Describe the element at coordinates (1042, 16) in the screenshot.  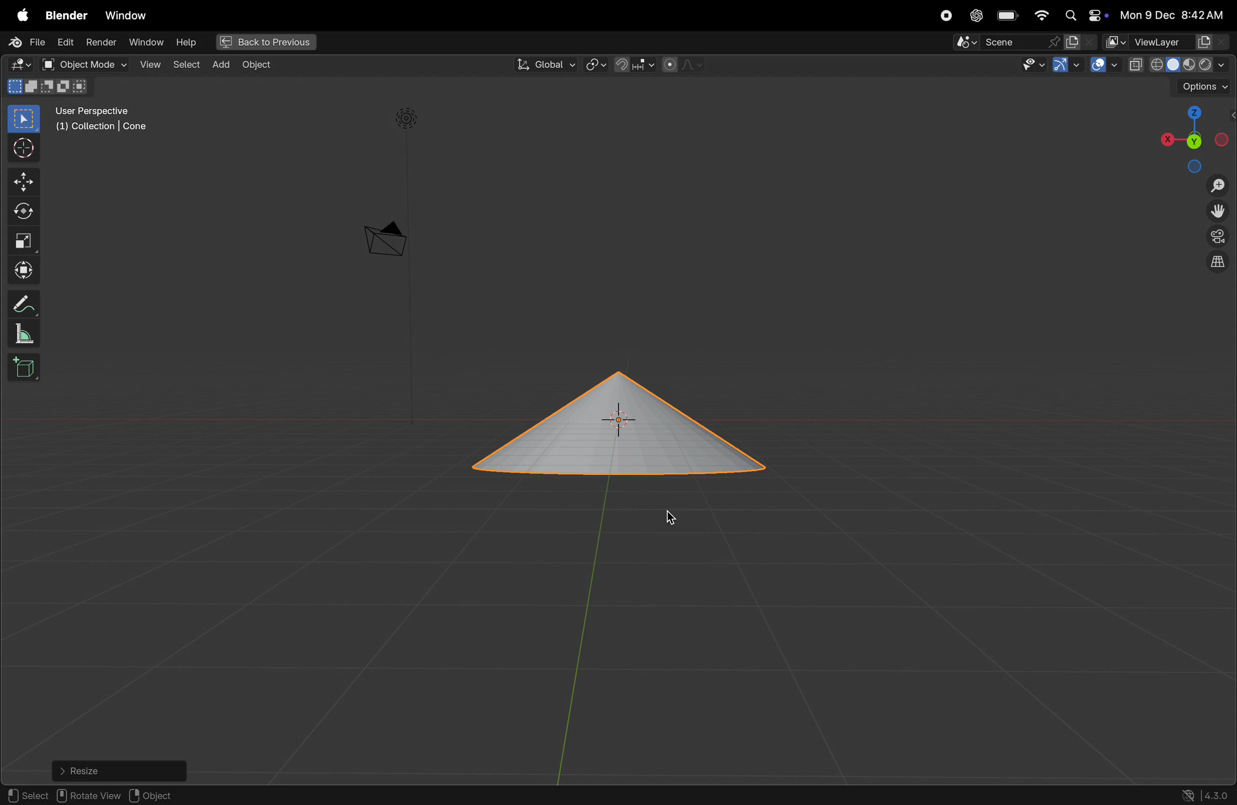
I see `wifi` at that location.